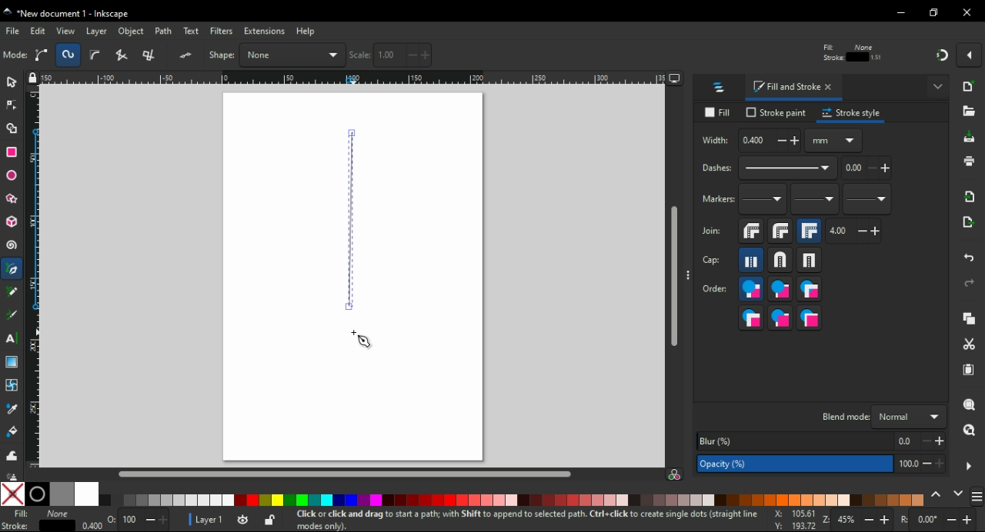 This screenshot has width=985, height=532. I want to click on spiral tool, so click(13, 245).